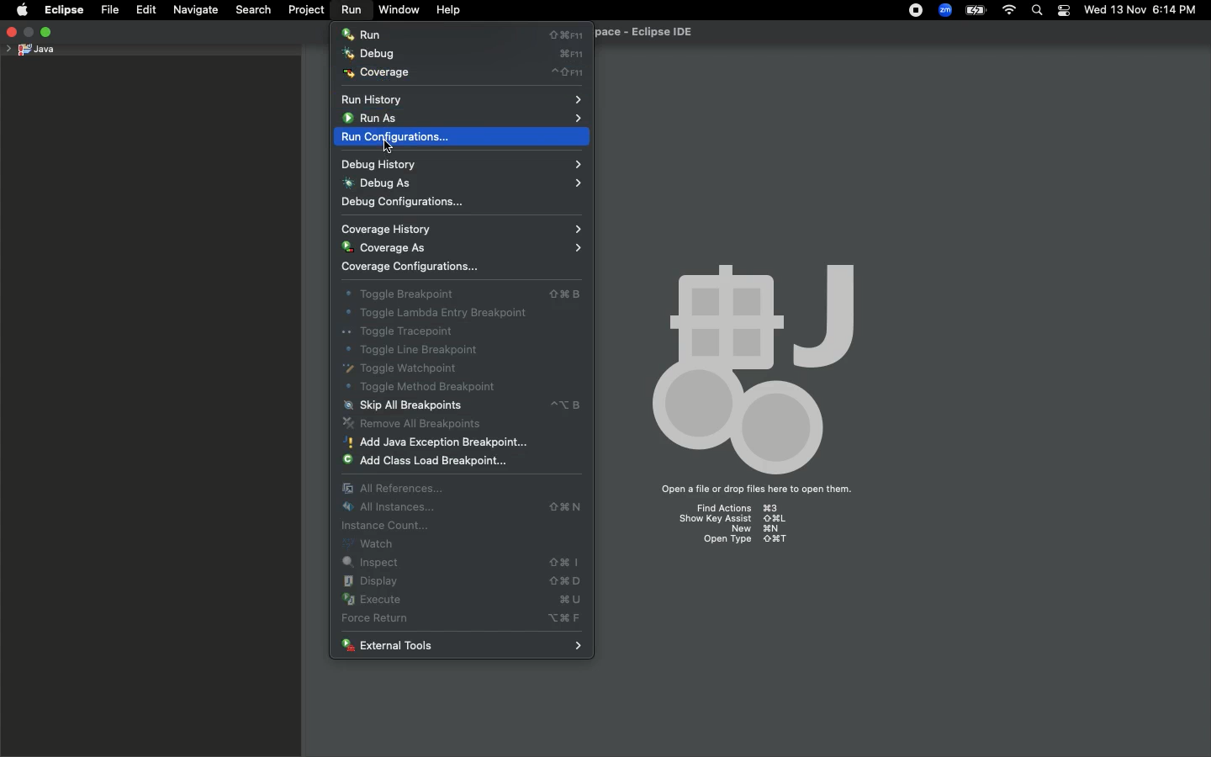 The width and height of the screenshot is (1211, 757). Describe the element at coordinates (46, 32) in the screenshot. I see `Maximize` at that location.